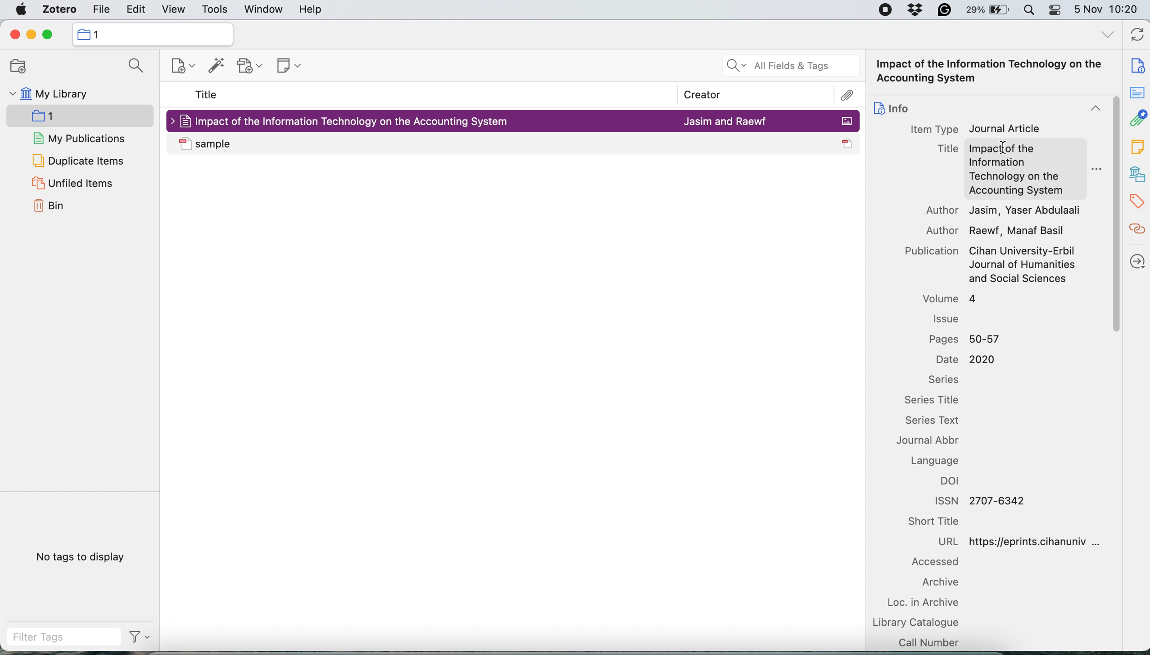 The image size is (1150, 655). I want to click on maximise, so click(48, 35).